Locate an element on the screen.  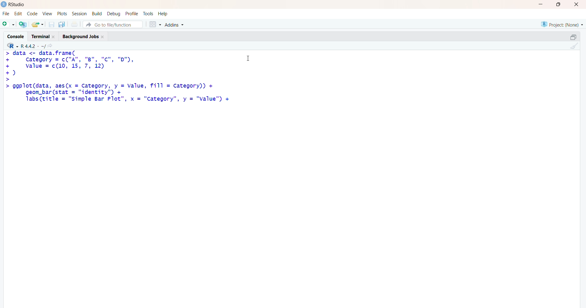
code is located at coordinates (32, 14).